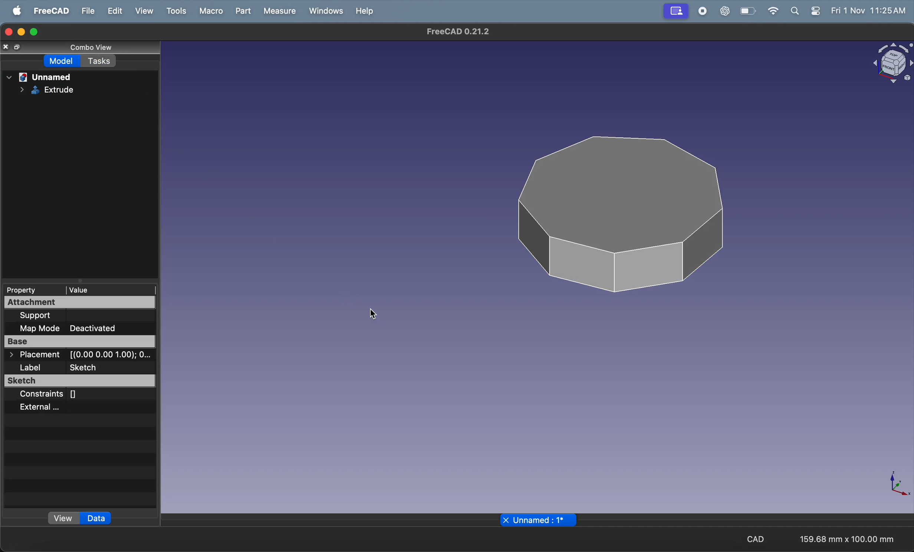 The image size is (914, 552). What do you see at coordinates (39, 77) in the screenshot?
I see `unnamed` at bounding box center [39, 77].